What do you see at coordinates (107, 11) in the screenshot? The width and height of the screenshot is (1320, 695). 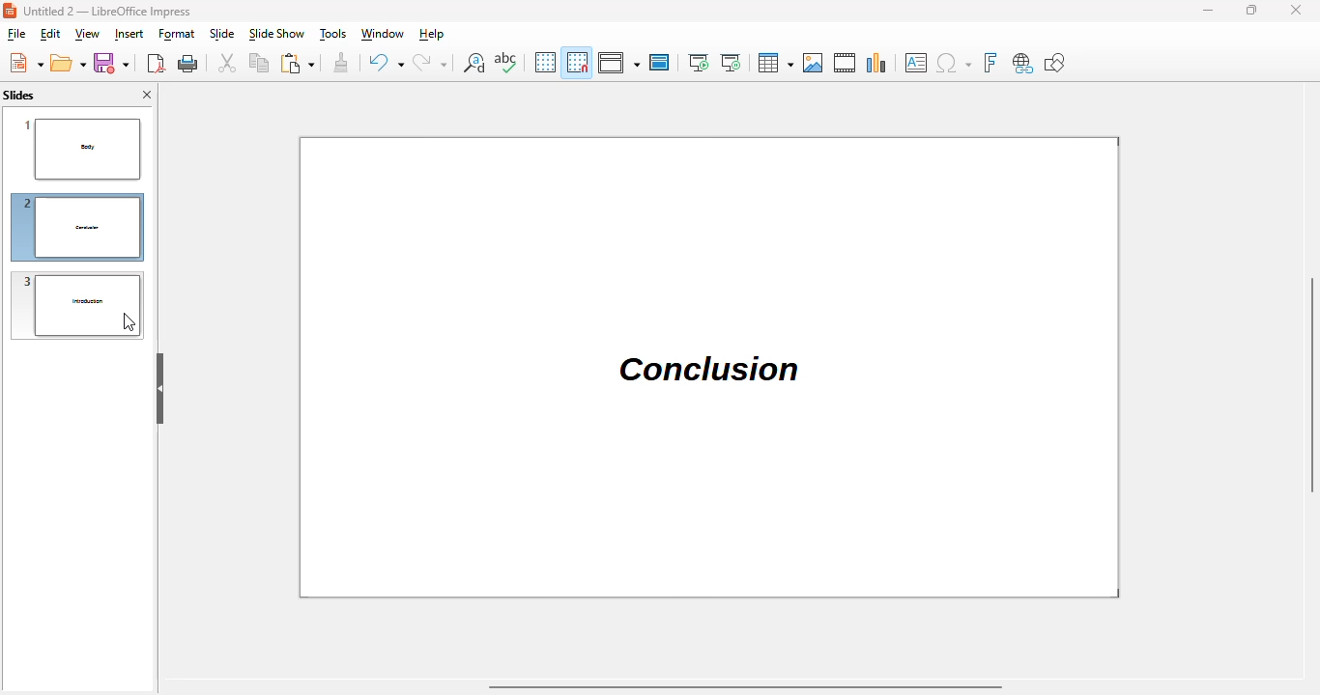 I see `untitled2-libreoffice impress` at bounding box center [107, 11].